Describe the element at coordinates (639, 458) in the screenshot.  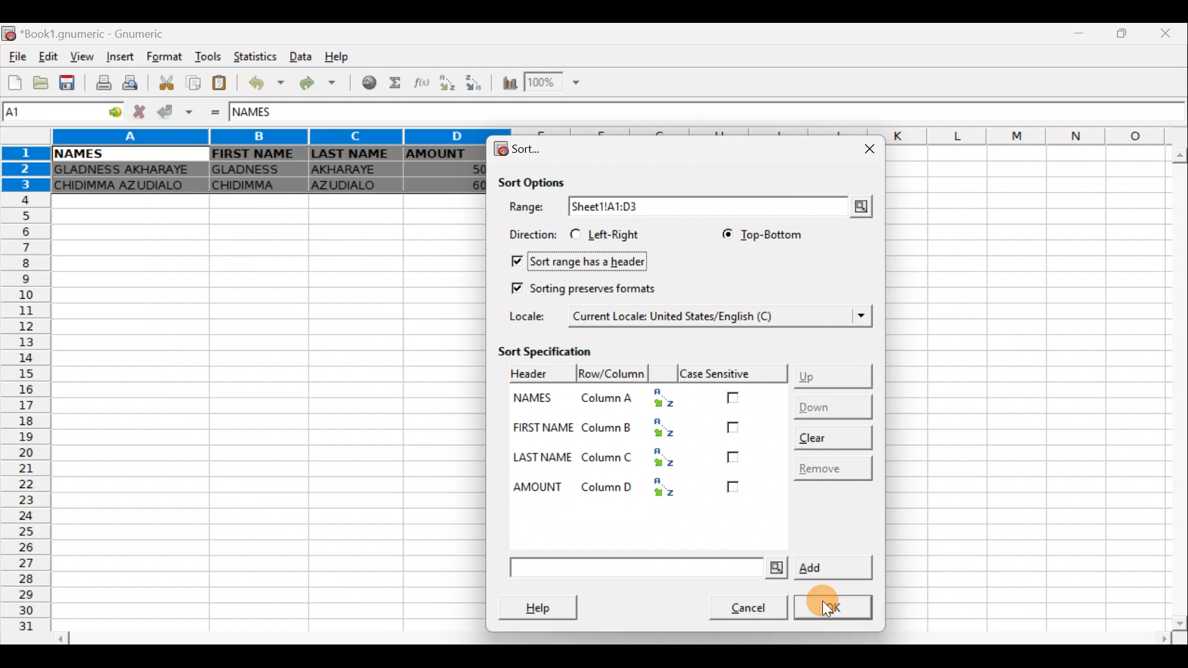
I see `Column C` at that location.